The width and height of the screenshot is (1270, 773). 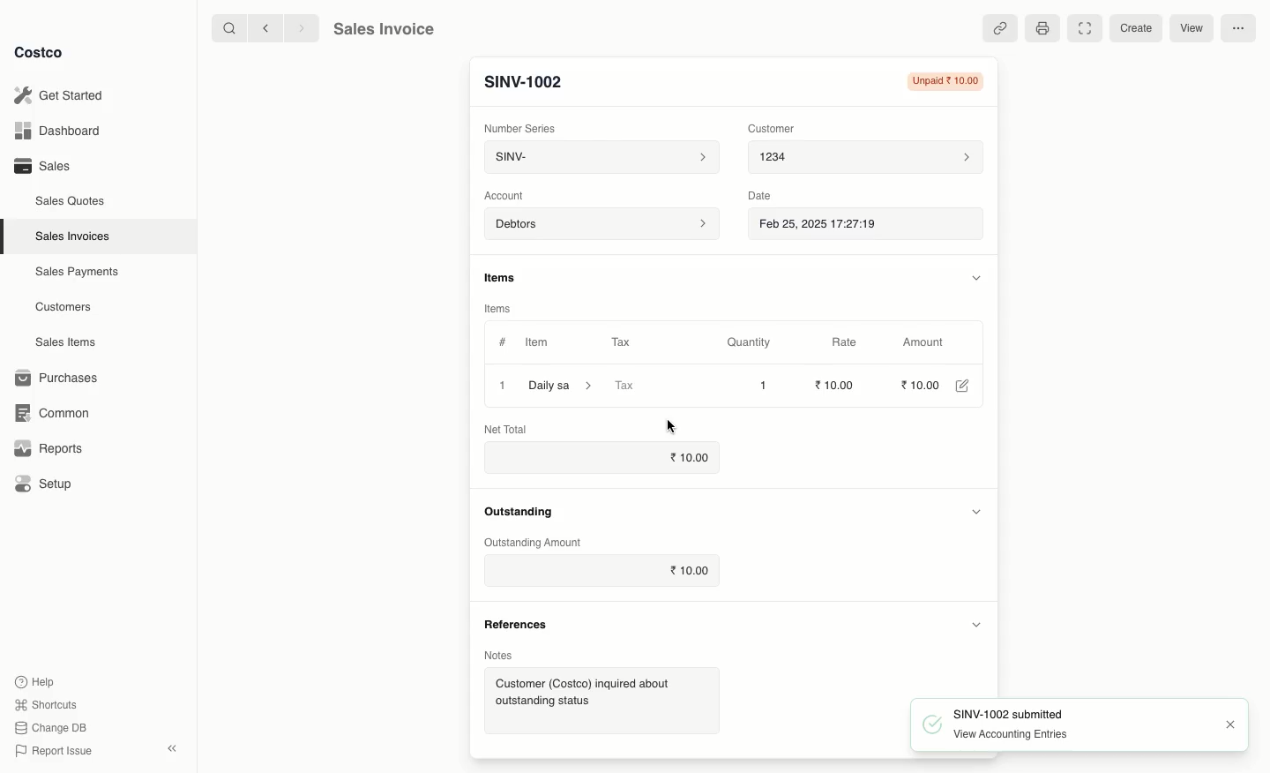 I want to click on 1234, so click(x=867, y=160).